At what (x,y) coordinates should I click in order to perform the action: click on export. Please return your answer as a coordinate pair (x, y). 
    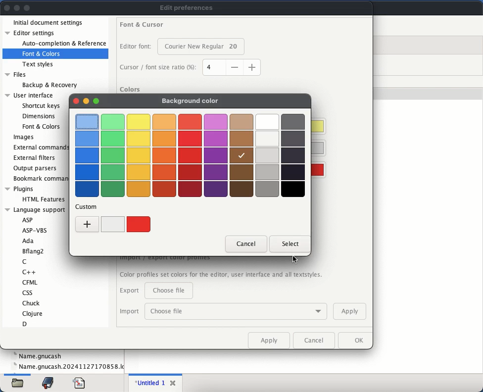
    Looking at the image, I should click on (130, 290).